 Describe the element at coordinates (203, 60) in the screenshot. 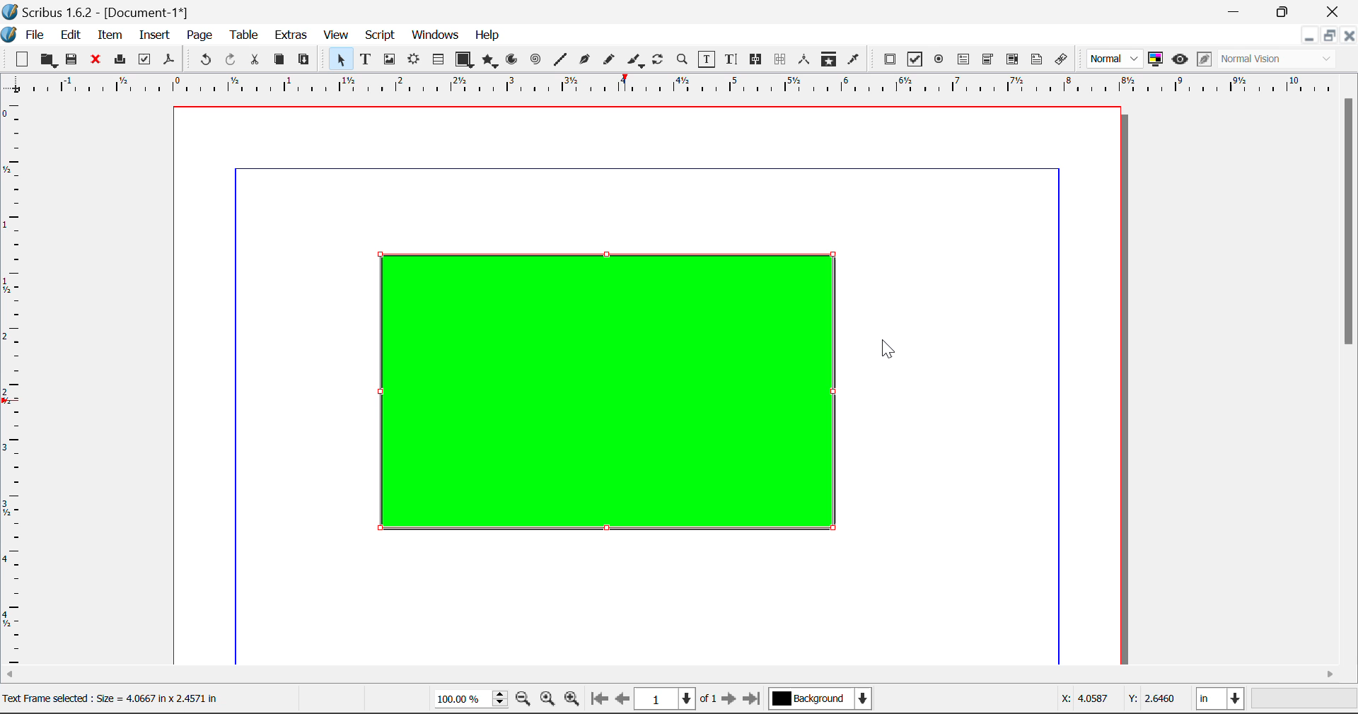

I see `Undo` at that location.